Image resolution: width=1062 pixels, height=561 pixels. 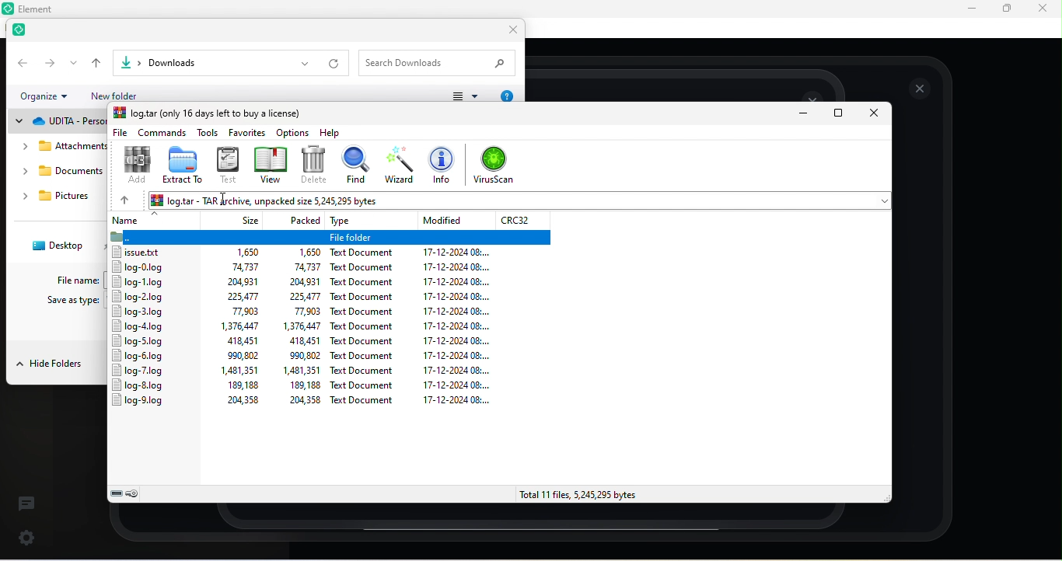 I want to click on 204,358, so click(x=302, y=399).